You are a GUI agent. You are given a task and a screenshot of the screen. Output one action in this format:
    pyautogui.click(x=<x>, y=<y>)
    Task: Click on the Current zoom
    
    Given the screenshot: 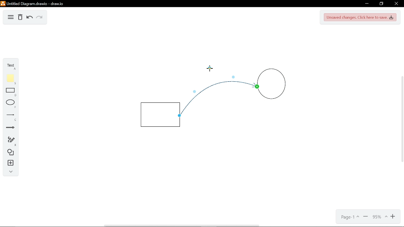 What is the action you would take?
    pyautogui.click(x=379, y=217)
    